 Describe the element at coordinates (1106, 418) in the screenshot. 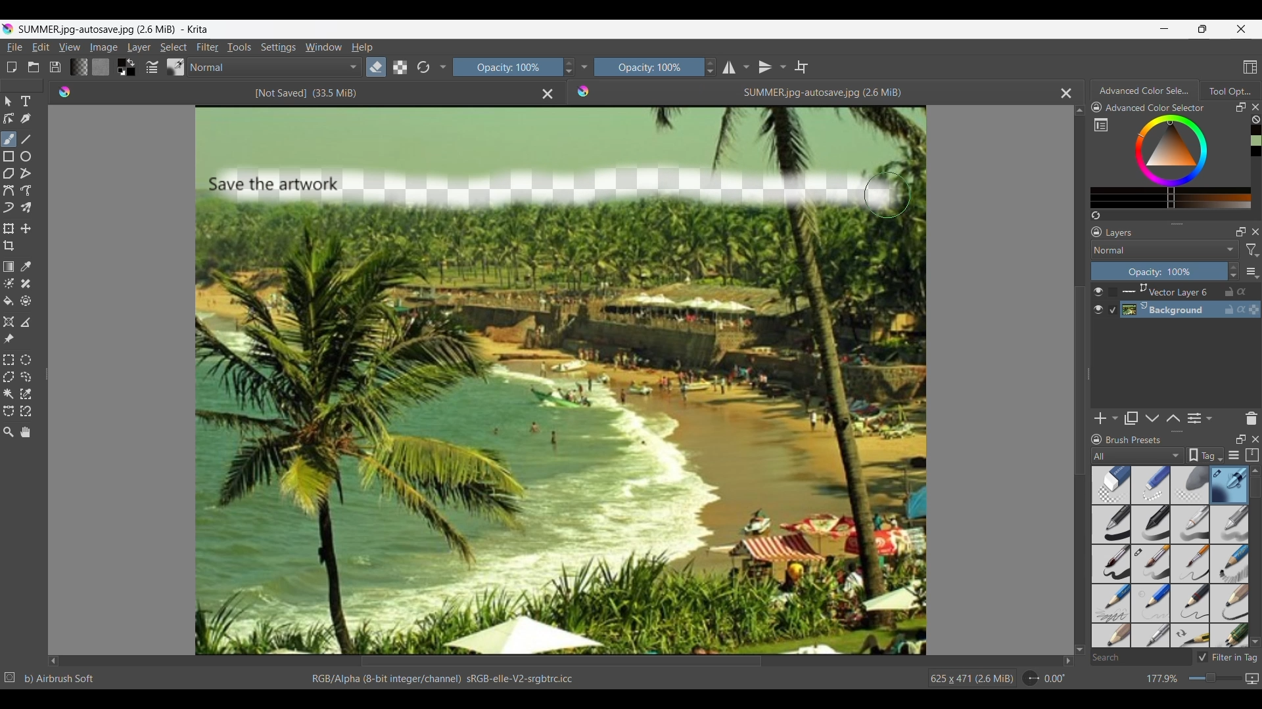

I see `Add options` at that location.